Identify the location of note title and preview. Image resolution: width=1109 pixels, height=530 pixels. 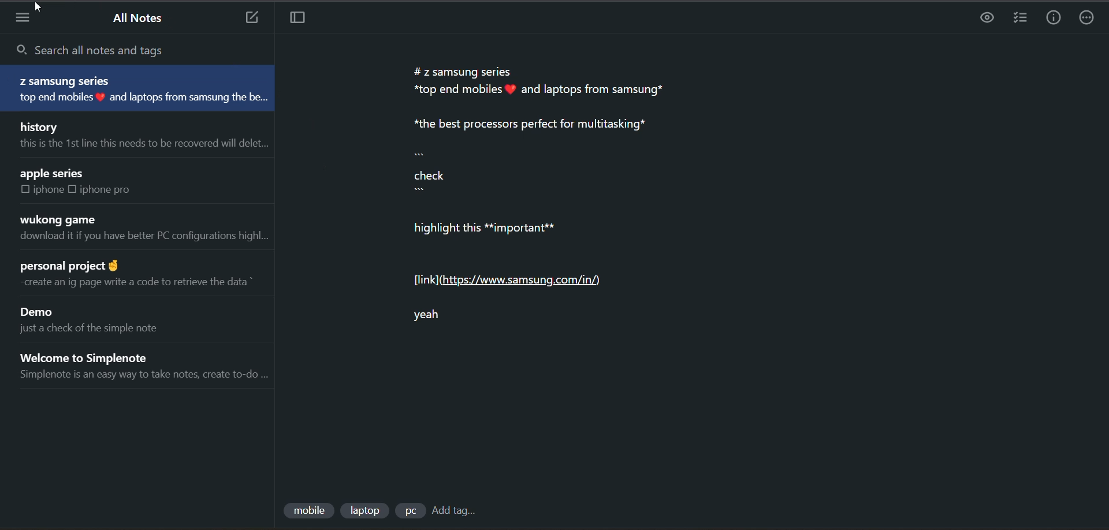
(152, 230).